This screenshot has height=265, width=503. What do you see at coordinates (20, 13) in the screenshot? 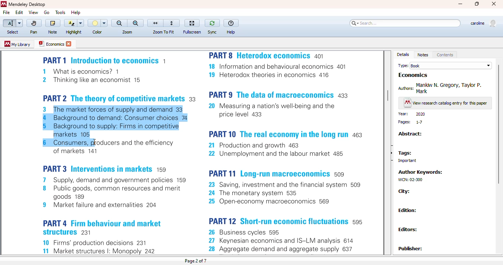
I see `edit` at bounding box center [20, 13].